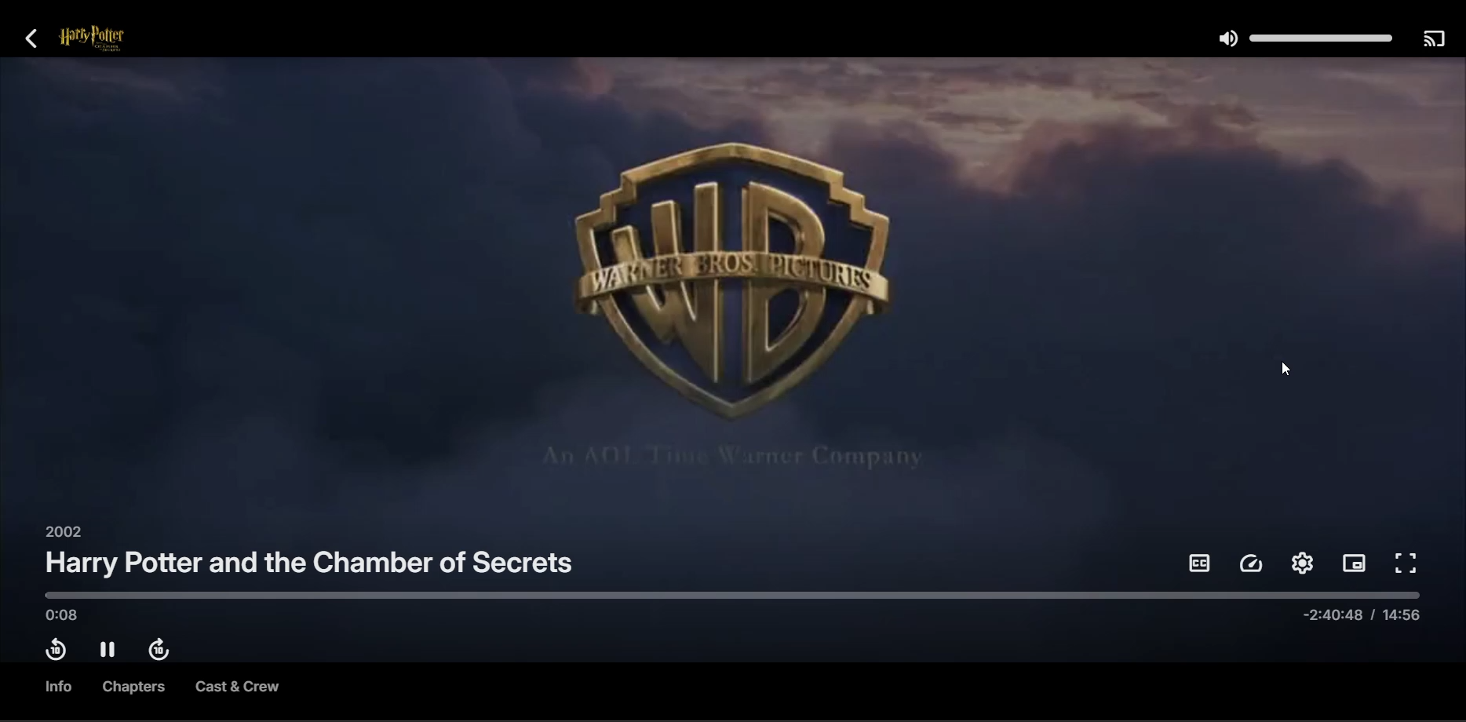 The height and width of the screenshot is (722, 1466). Describe the element at coordinates (236, 689) in the screenshot. I see `Cast and Crew` at that location.